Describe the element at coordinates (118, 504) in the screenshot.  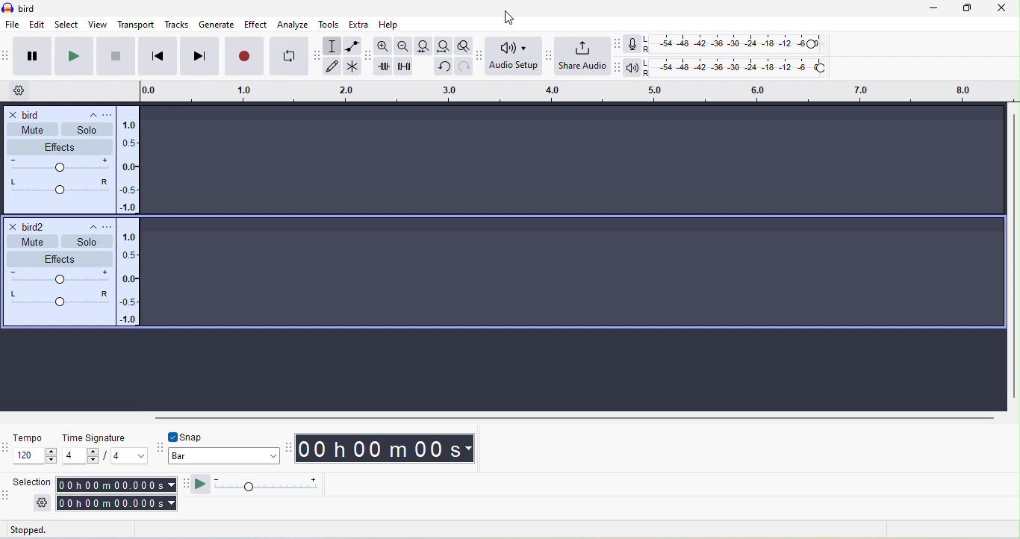
I see `00 h 00 m 08 .332 s` at that location.